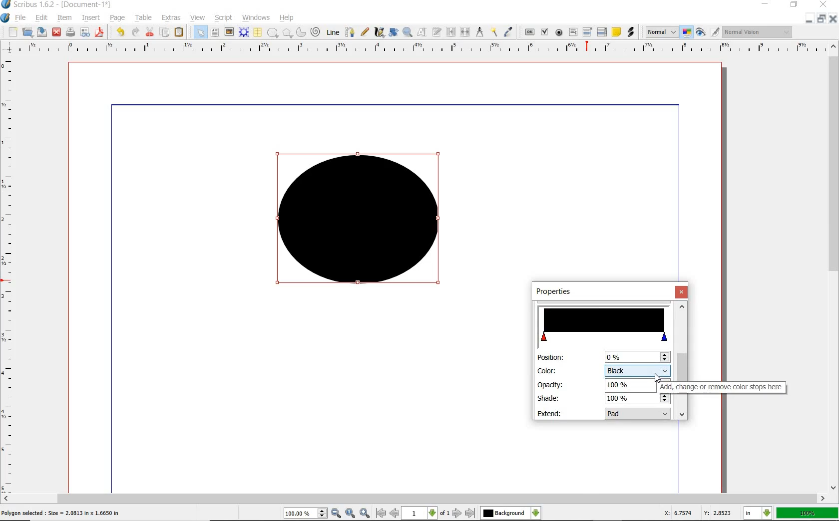  Describe the element at coordinates (682, 306) in the screenshot. I see `scroll up` at that location.